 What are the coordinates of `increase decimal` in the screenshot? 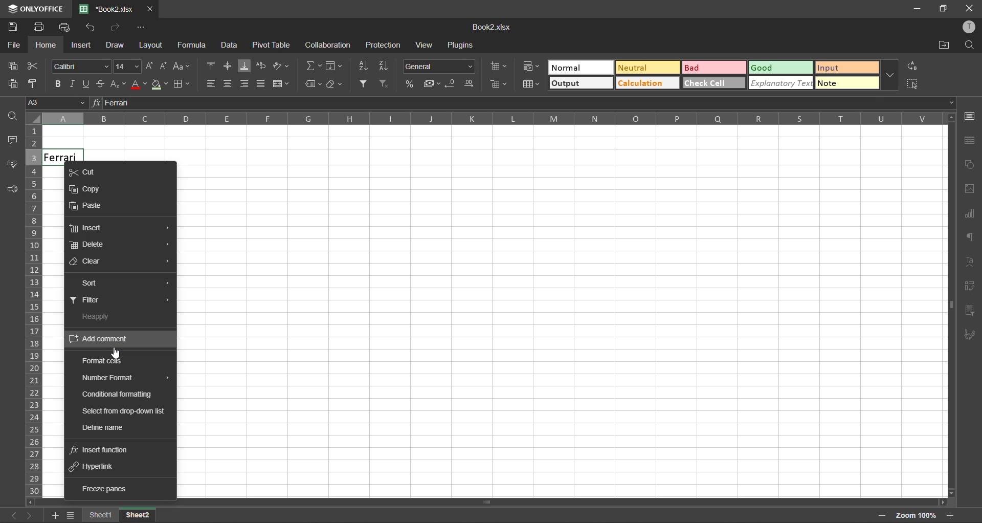 It's located at (473, 85).